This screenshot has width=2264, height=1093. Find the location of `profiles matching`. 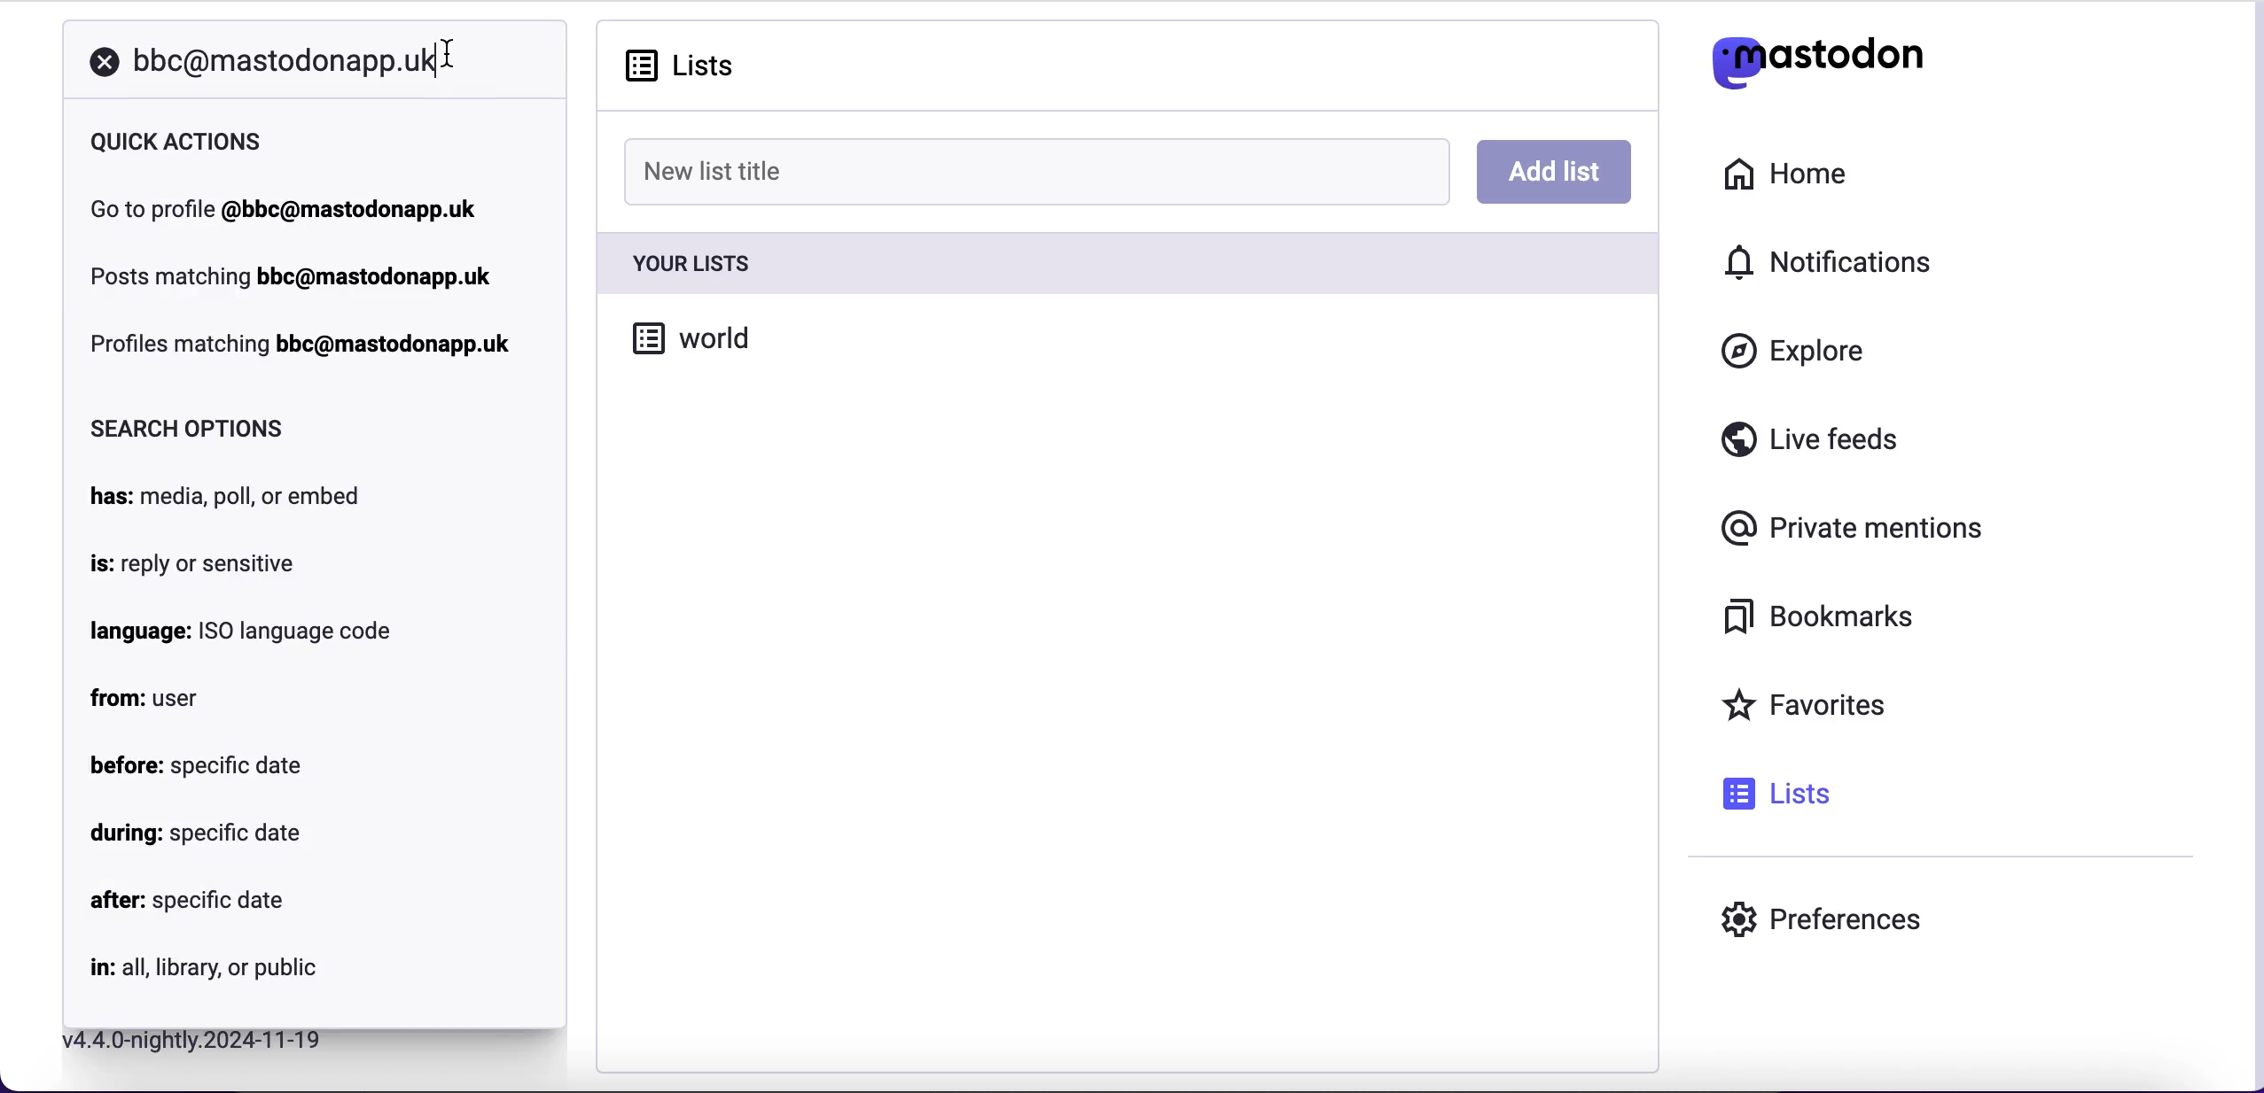

profiles matching is located at coordinates (306, 346).